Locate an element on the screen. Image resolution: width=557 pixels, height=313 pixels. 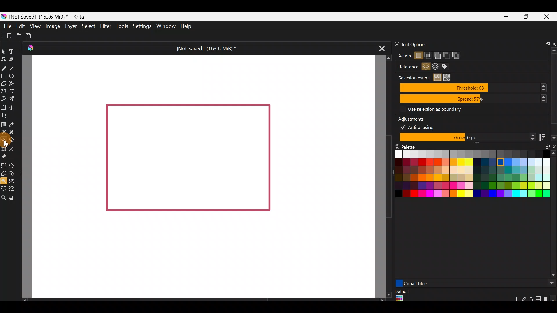
Minimize is located at coordinates (506, 17).